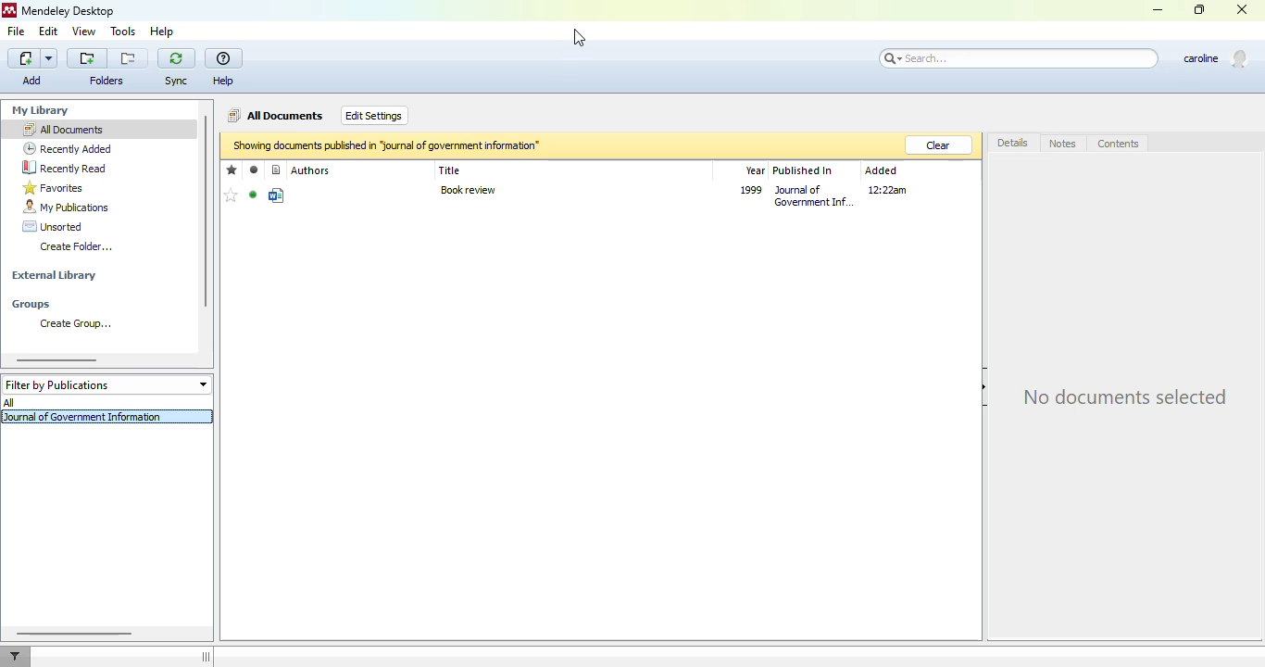 This screenshot has height=667, width=1265. Describe the element at coordinates (63, 129) in the screenshot. I see `all documents` at that location.